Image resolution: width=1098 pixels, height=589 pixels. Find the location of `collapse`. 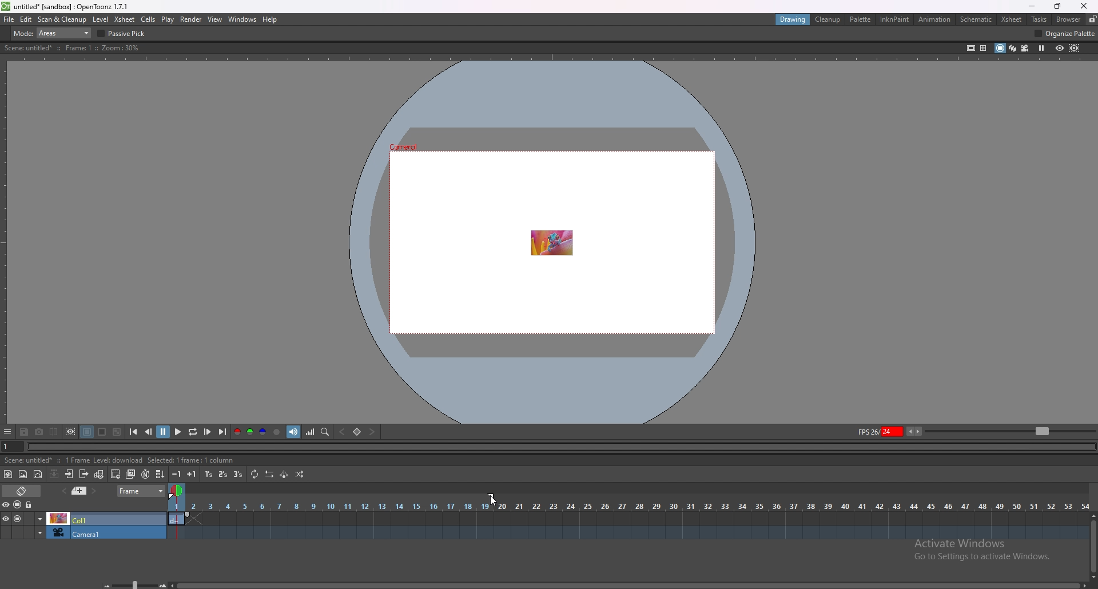

collapse is located at coordinates (54, 474).